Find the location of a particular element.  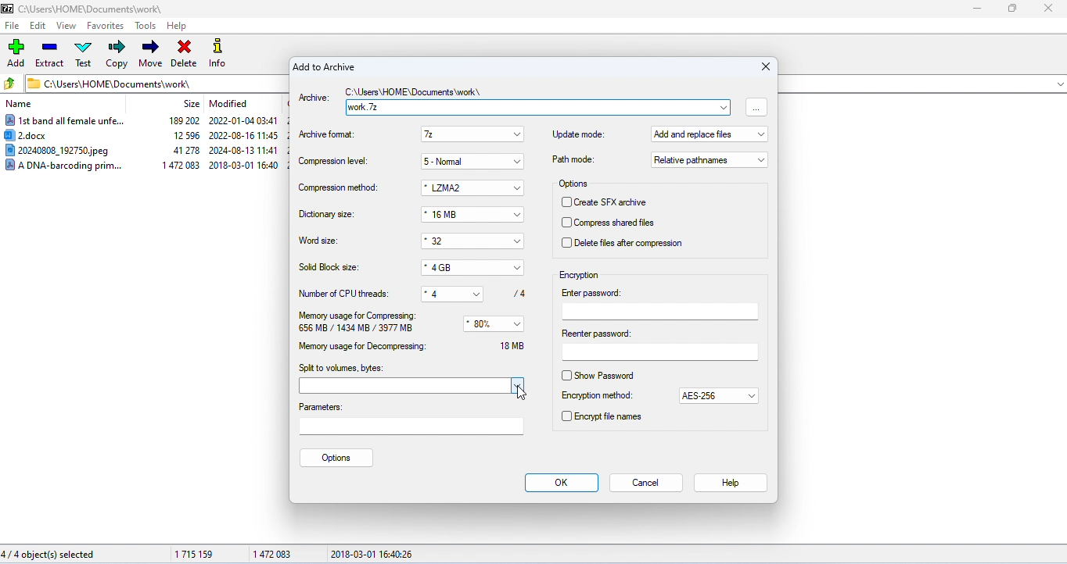

reenter password is located at coordinates (659, 345).